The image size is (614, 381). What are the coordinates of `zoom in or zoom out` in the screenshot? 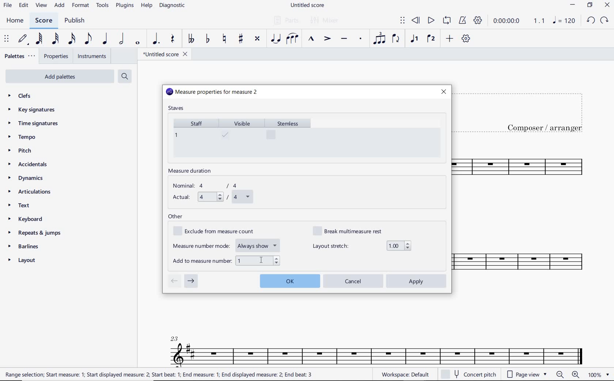 It's located at (569, 375).